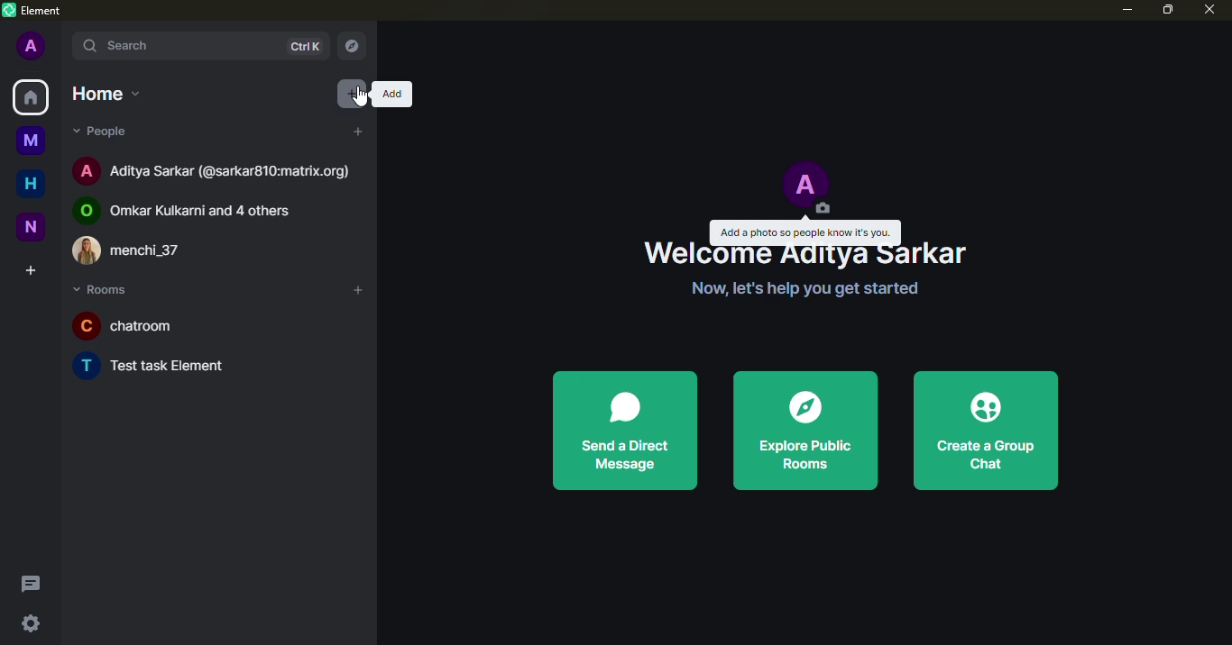  Describe the element at coordinates (33, 270) in the screenshot. I see `create space` at that location.